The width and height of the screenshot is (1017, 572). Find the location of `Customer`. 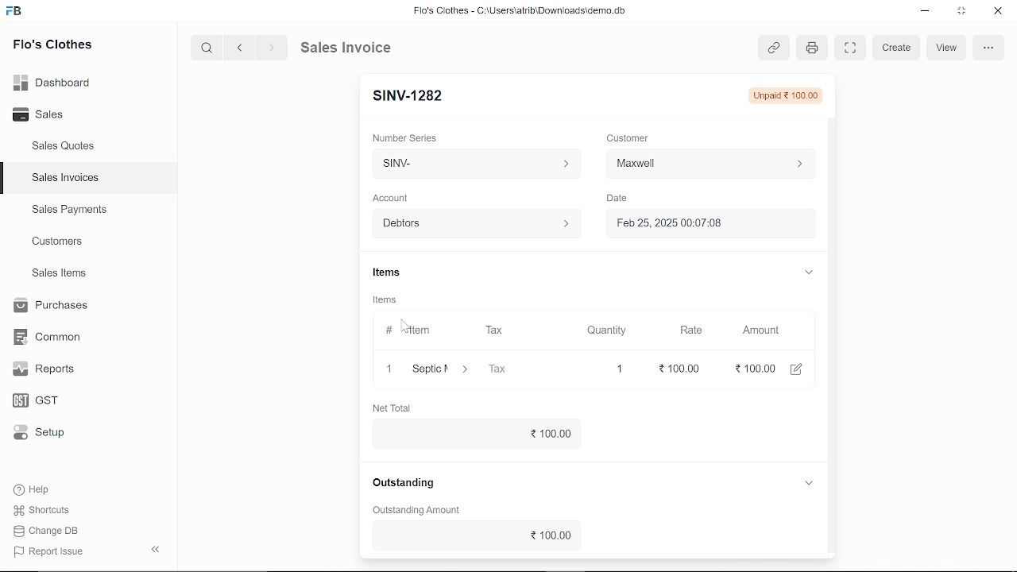

Customer is located at coordinates (628, 137).